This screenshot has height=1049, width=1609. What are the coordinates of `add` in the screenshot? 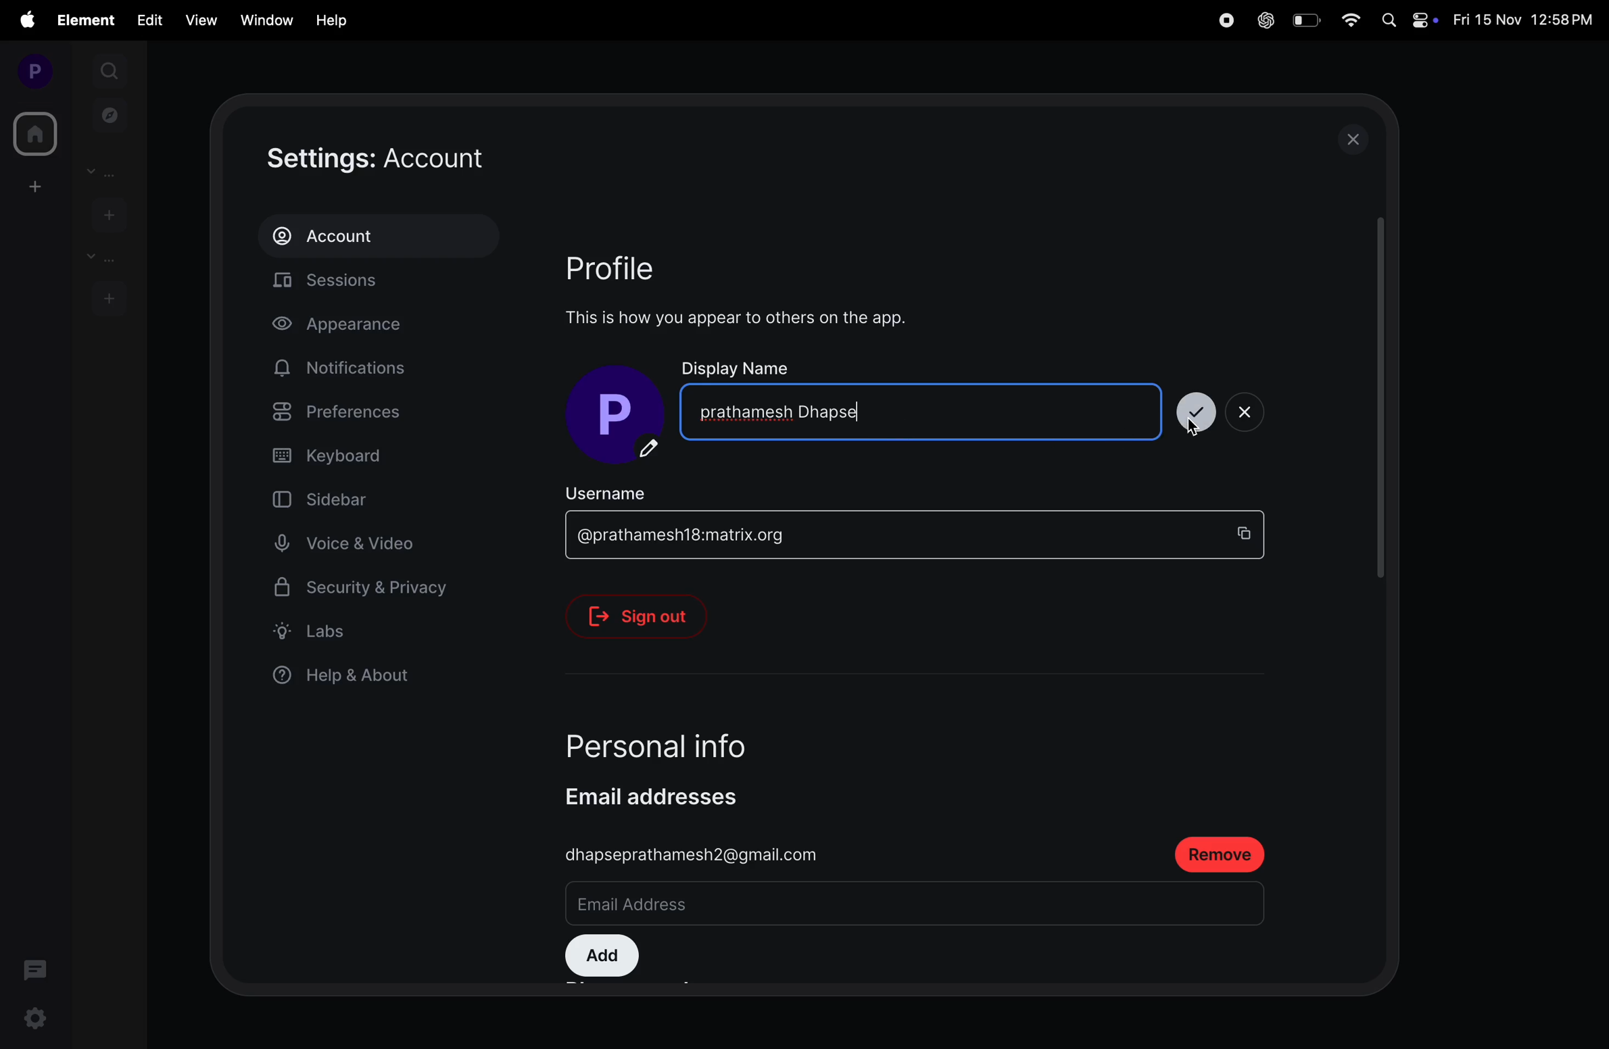 It's located at (602, 957).